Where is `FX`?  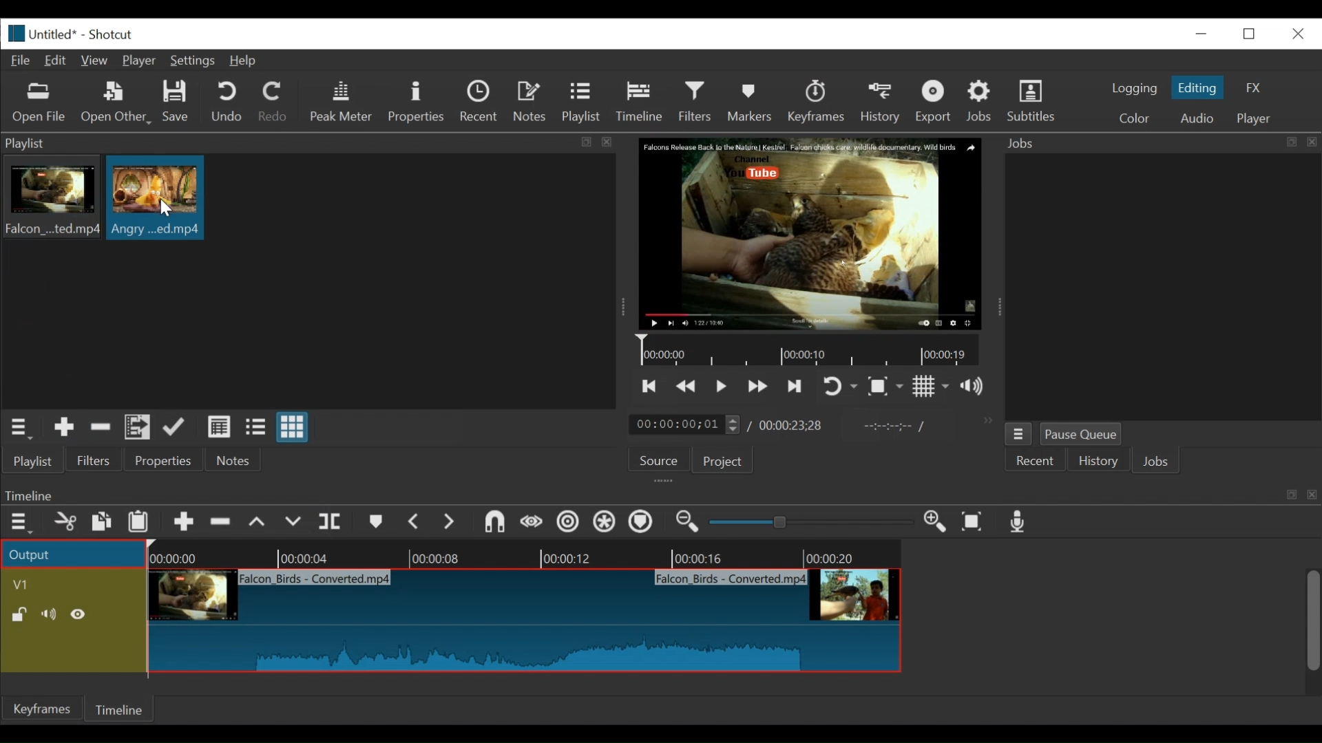
FX is located at coordinates (1254, 88).